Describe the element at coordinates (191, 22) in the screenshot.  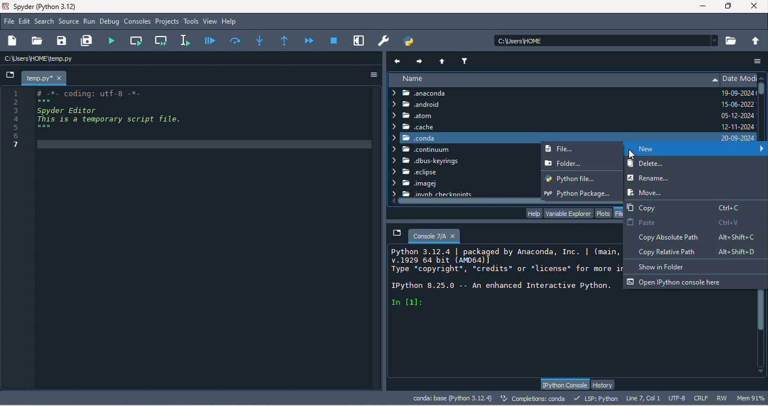
I see `tools` at that location.